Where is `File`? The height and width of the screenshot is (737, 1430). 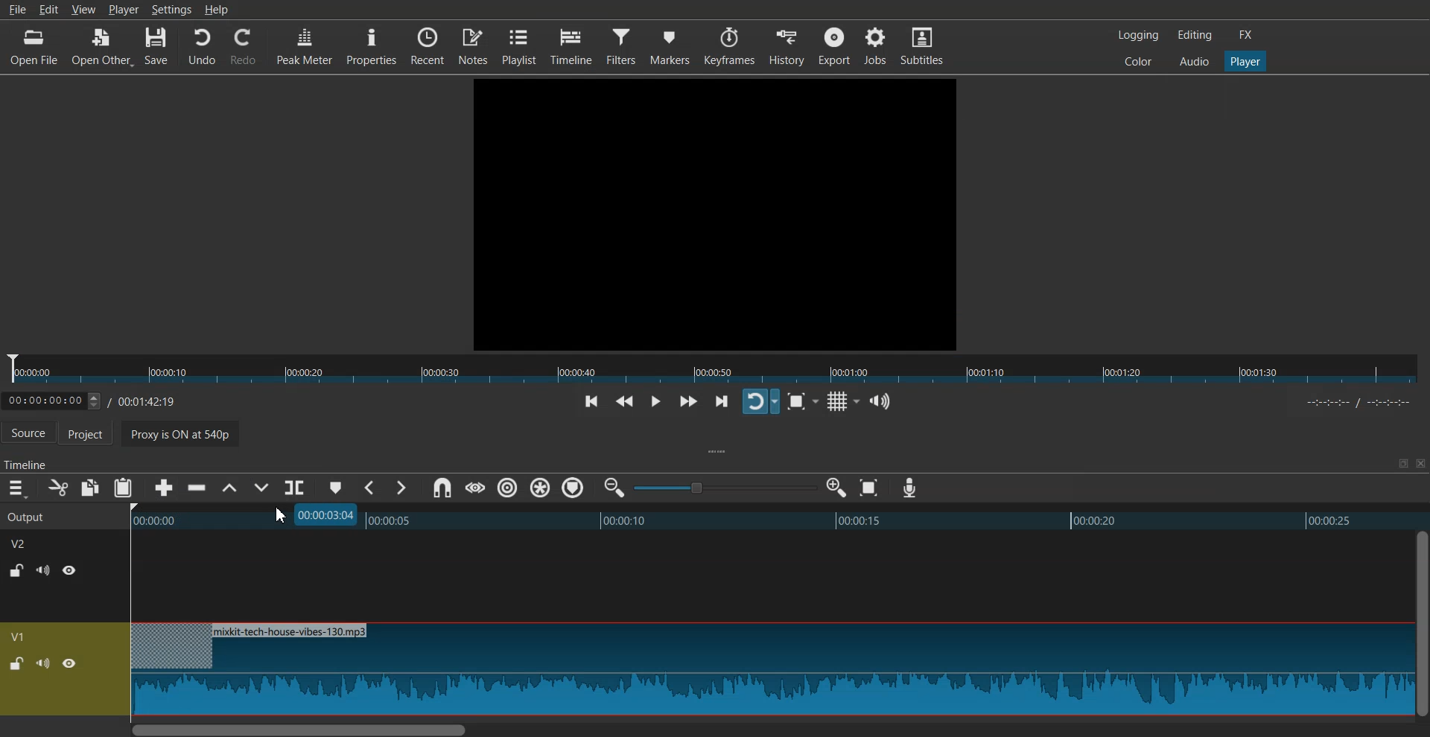
File is located at coordinates (16, 9).